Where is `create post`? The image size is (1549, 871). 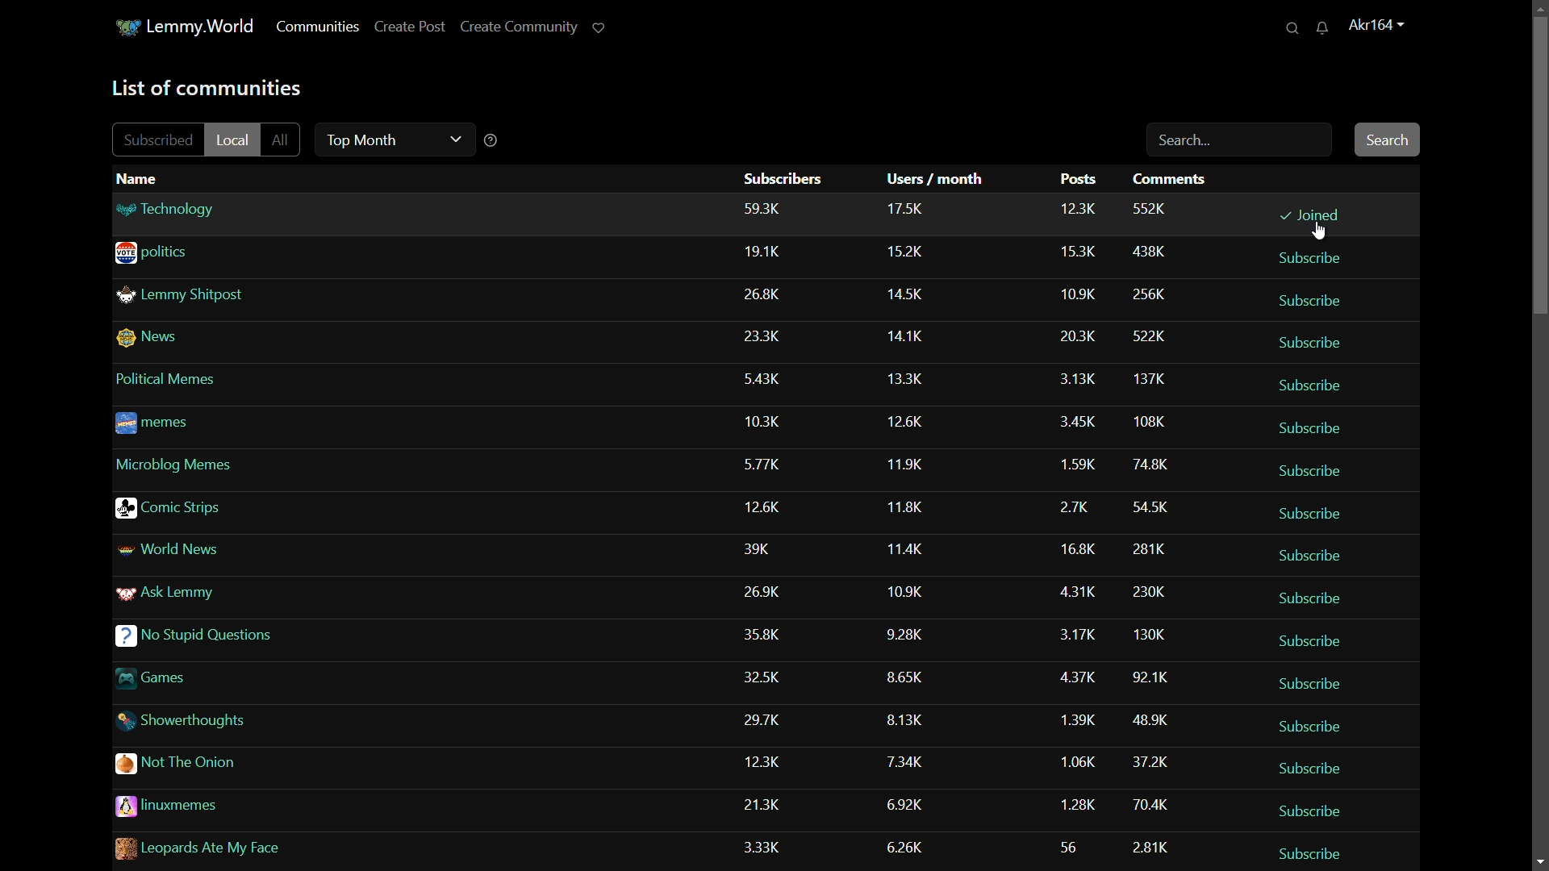 create post is located at coordinates (408, 26).